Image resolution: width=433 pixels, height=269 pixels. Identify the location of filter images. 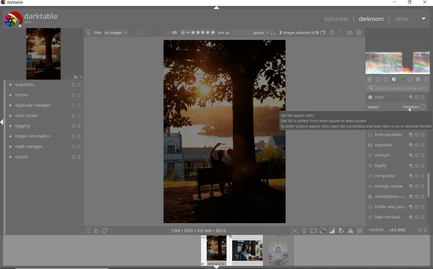
(106, 33).